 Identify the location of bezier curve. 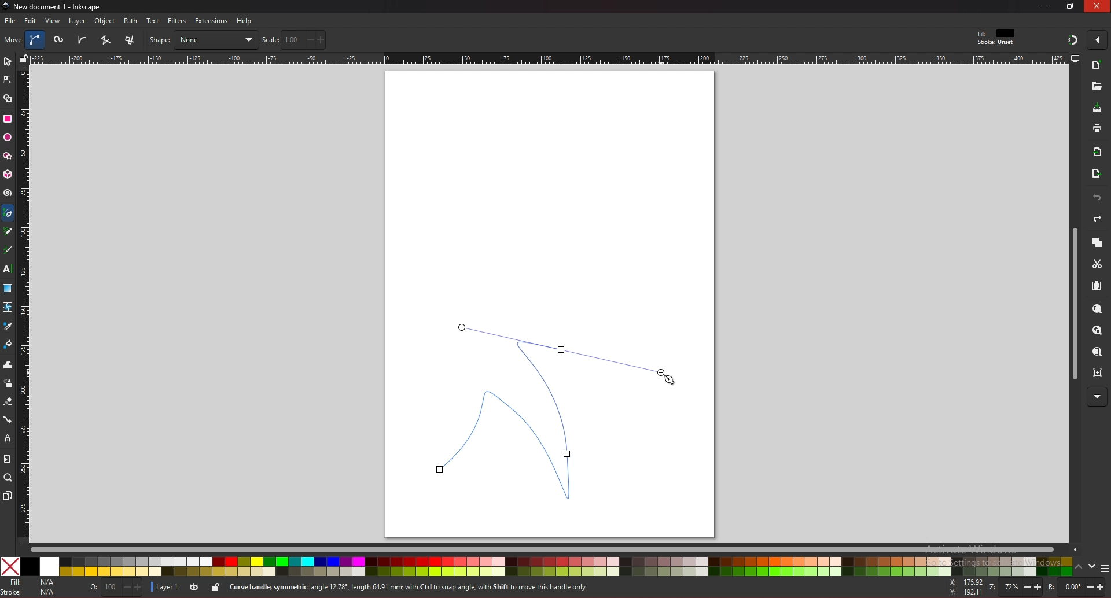
(36, 40).